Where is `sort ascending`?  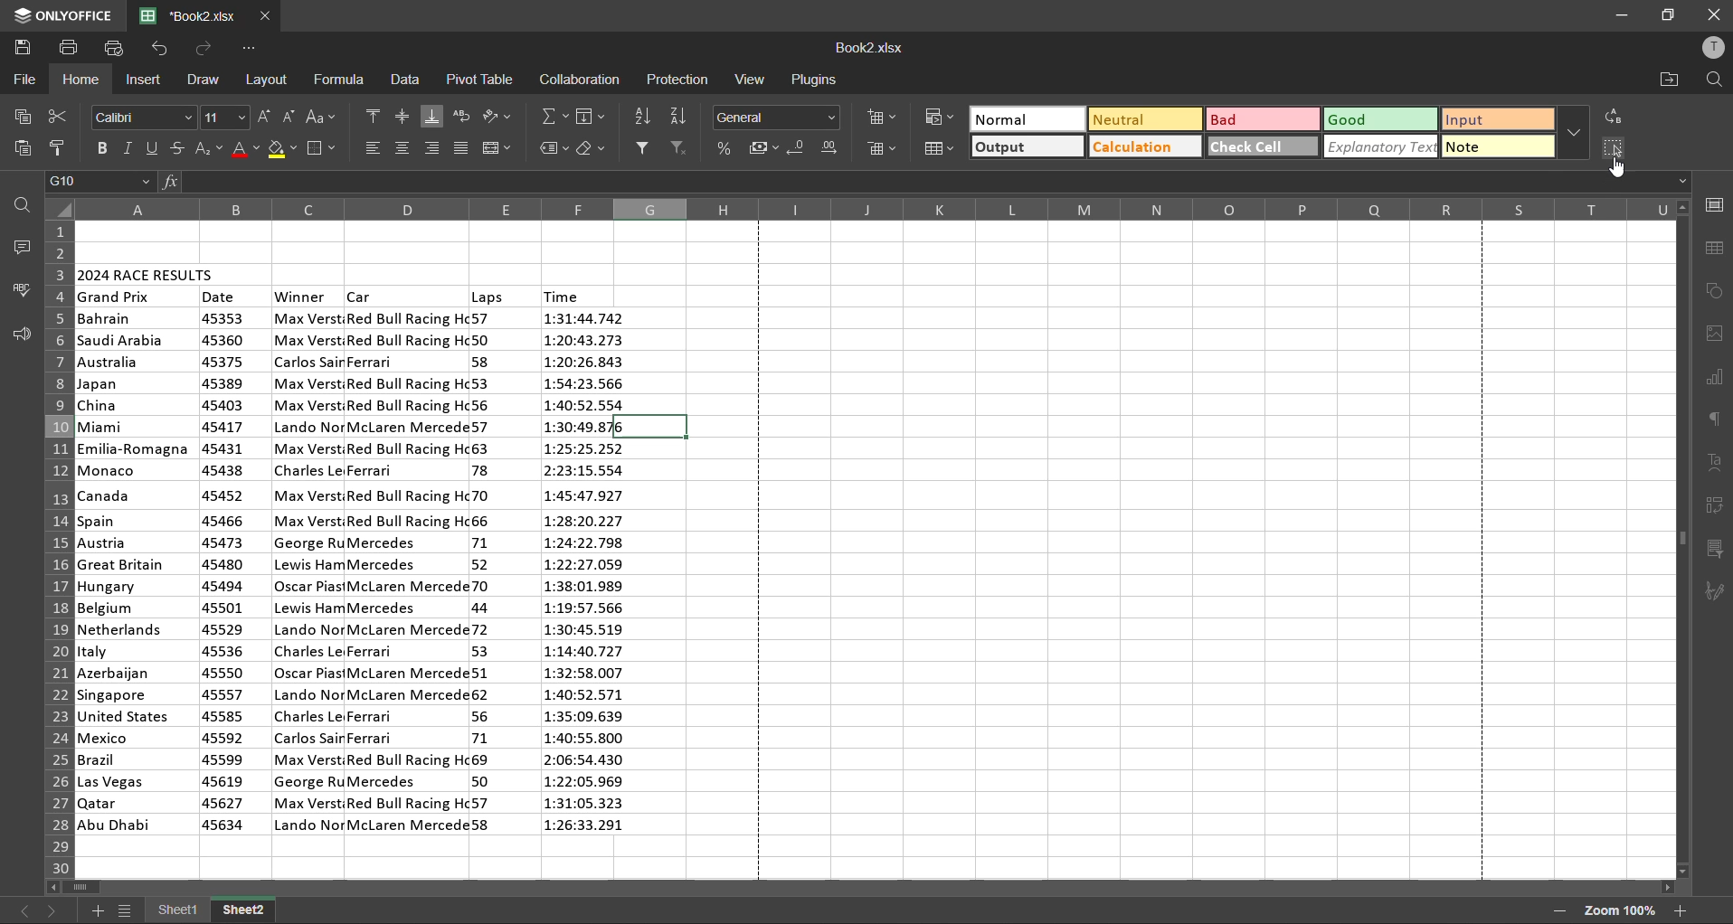
sort ascending is located at coordinates (644, 117).